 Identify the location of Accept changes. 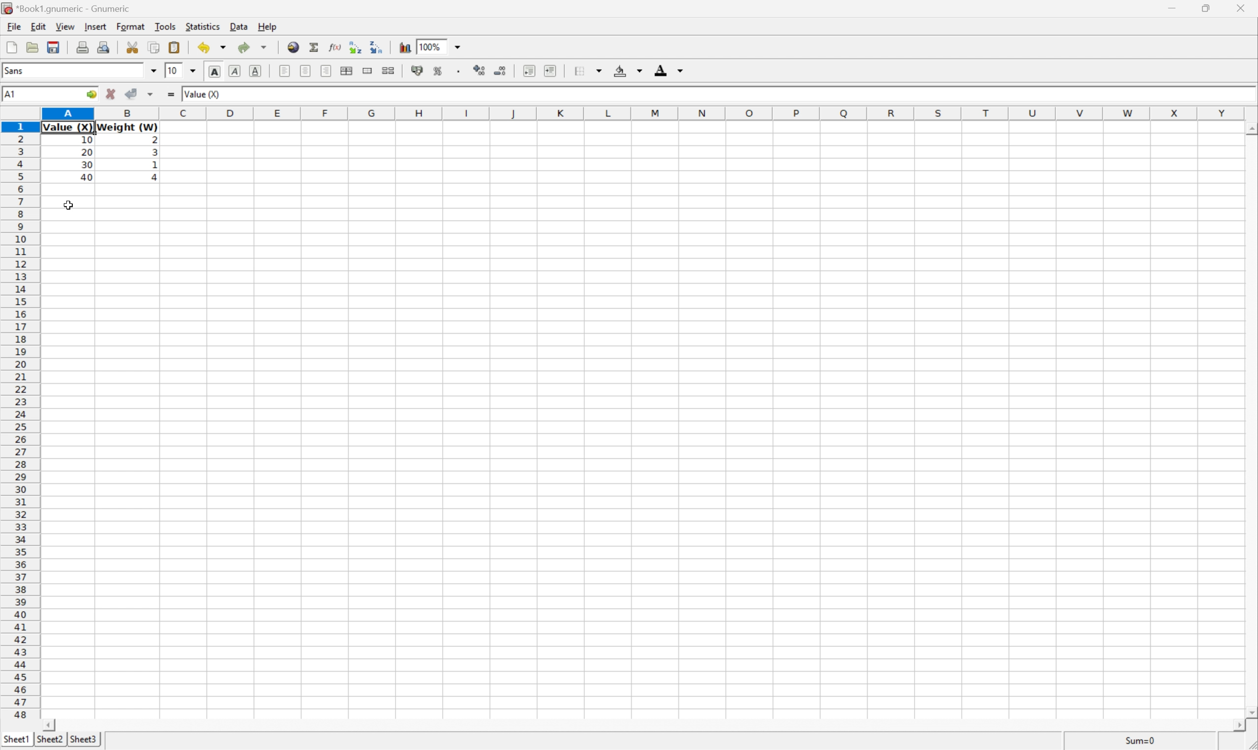
(131, 94).